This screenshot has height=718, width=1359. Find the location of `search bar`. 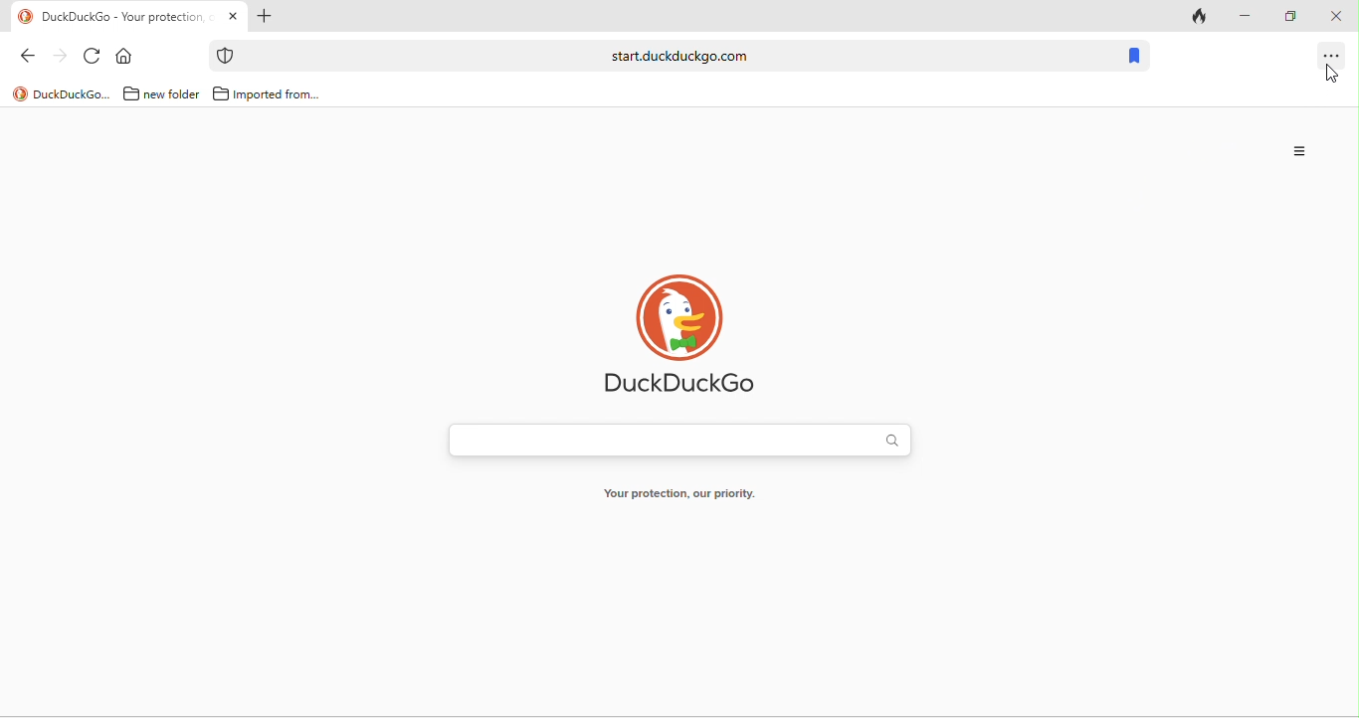

search bar is located at coordinates (674, 56).